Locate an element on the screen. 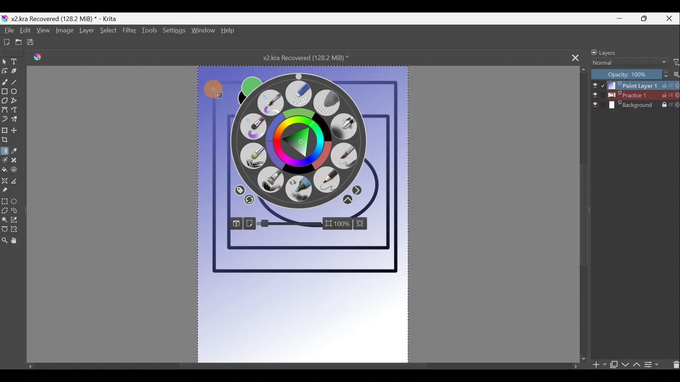 The height and width of the screenshot is (382, 680). image is located at coordinates (312, 73).